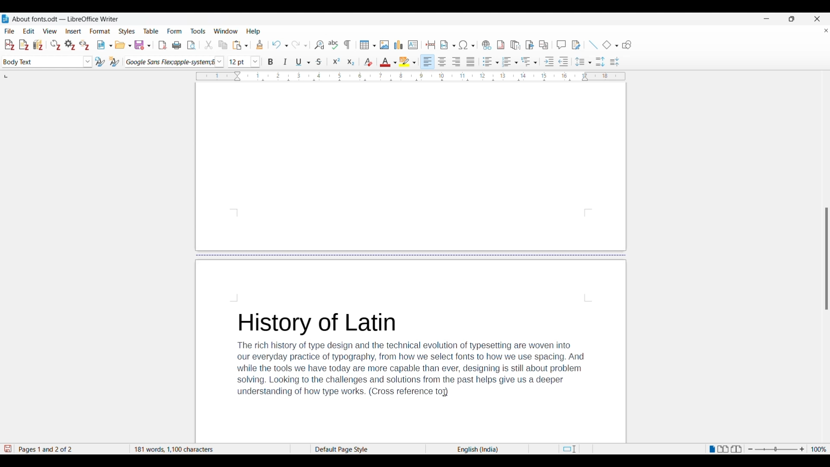 This screenshot has height=467, width=830. Describe the element at coordinates (564, 61) in the screenshot. I see `Decrease indentation` at that location.